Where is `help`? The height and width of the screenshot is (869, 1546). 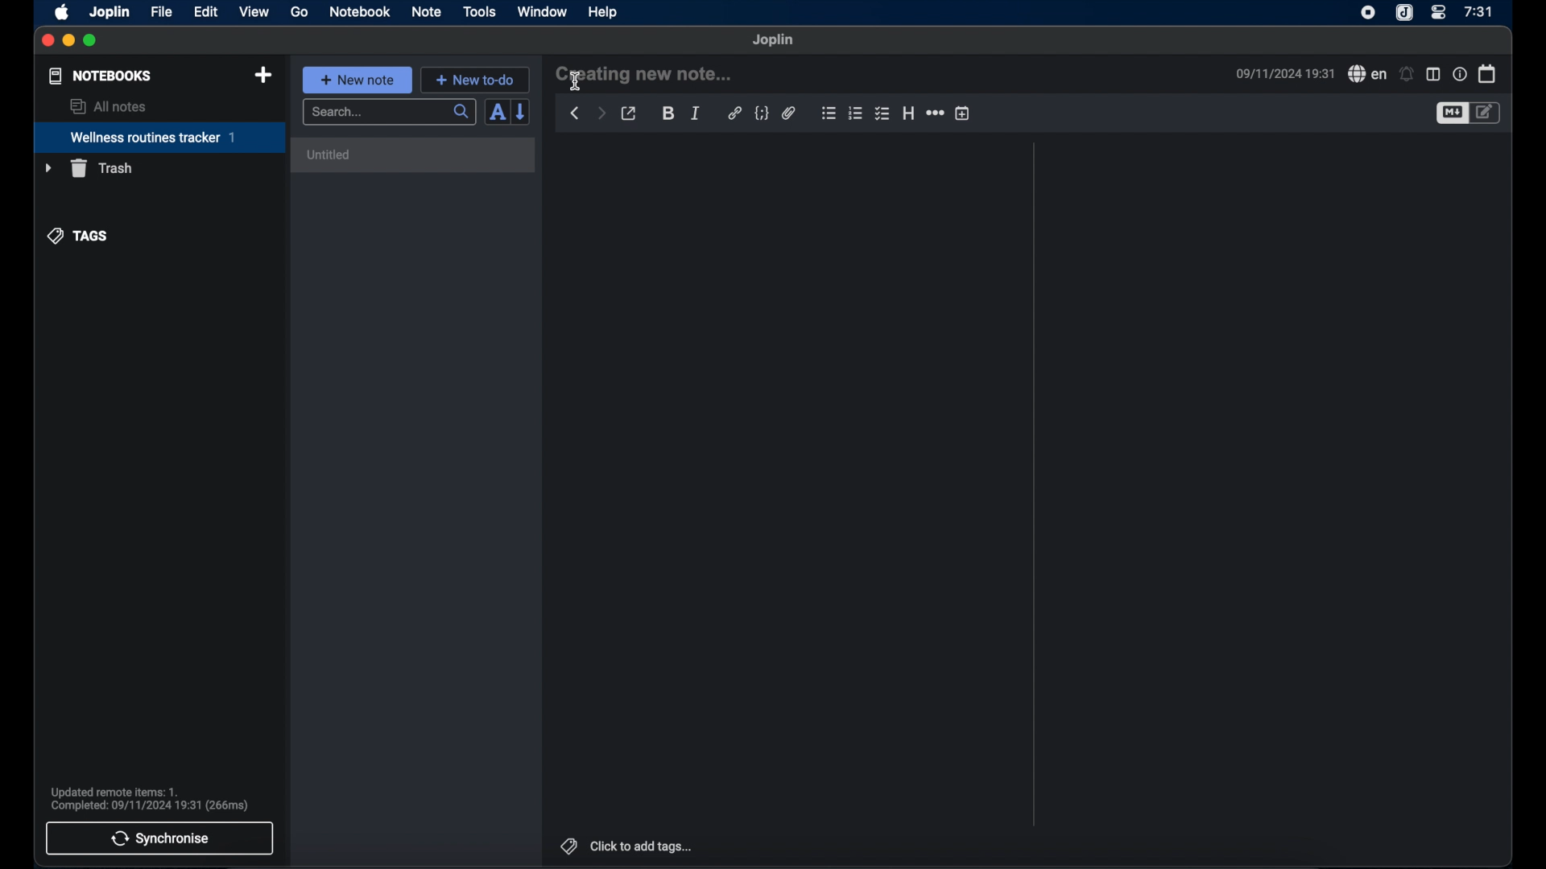
help is located at coordinates (604, 12).